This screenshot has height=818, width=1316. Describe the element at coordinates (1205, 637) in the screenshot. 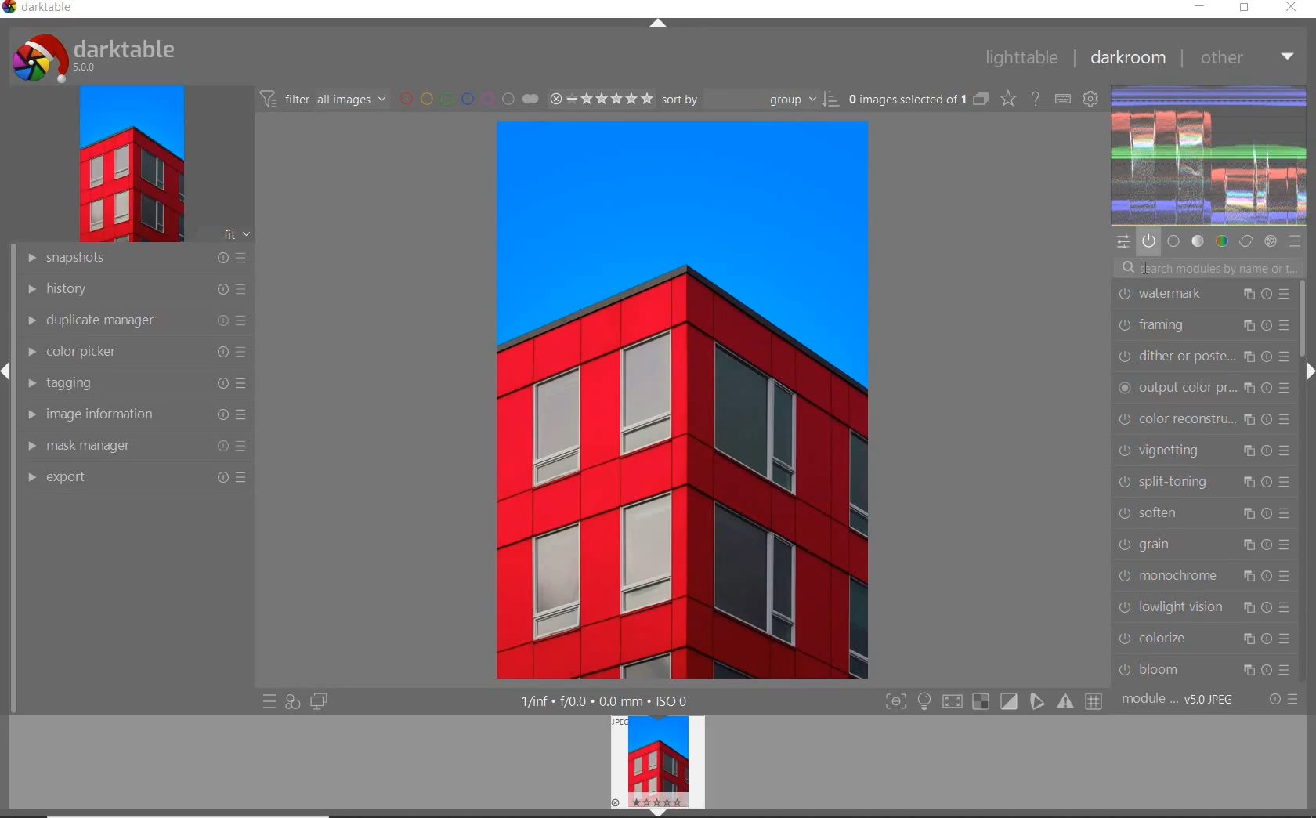

I see `colorize` at that location.